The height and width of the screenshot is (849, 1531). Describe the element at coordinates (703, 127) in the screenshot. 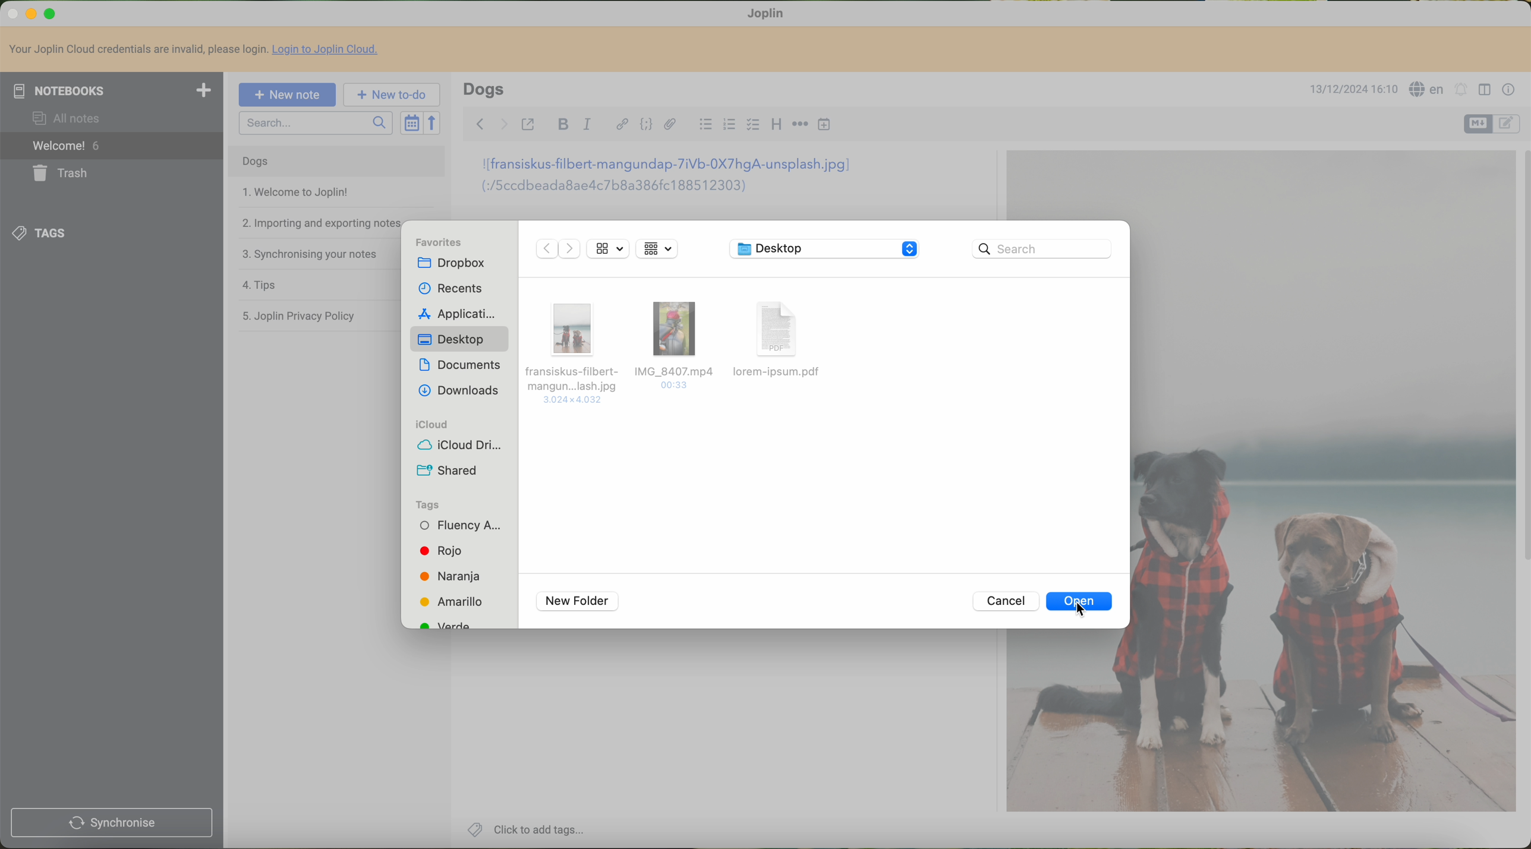

I see `bulleted list` at that location.